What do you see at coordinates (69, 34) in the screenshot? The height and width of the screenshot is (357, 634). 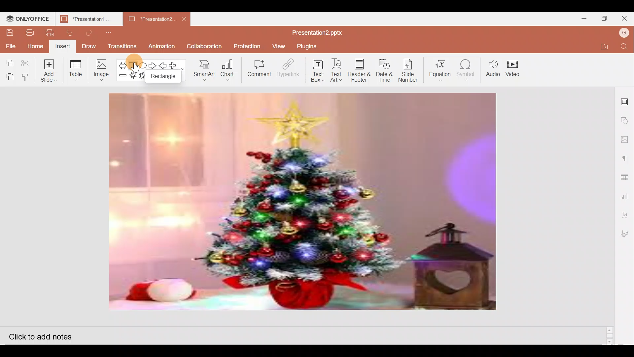 I see `Undo` at bounding box center [69, 34].